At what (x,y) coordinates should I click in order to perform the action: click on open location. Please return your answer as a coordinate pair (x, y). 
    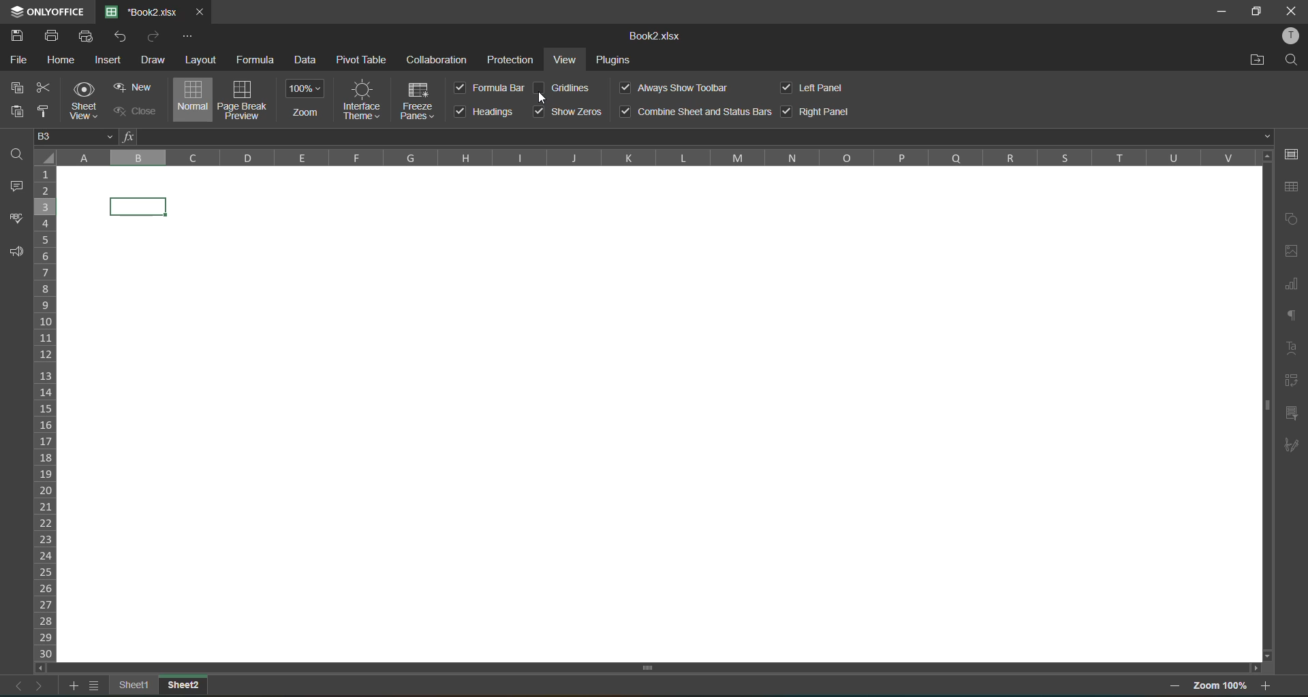
    Looking at the image, I should click on (1260, 59).